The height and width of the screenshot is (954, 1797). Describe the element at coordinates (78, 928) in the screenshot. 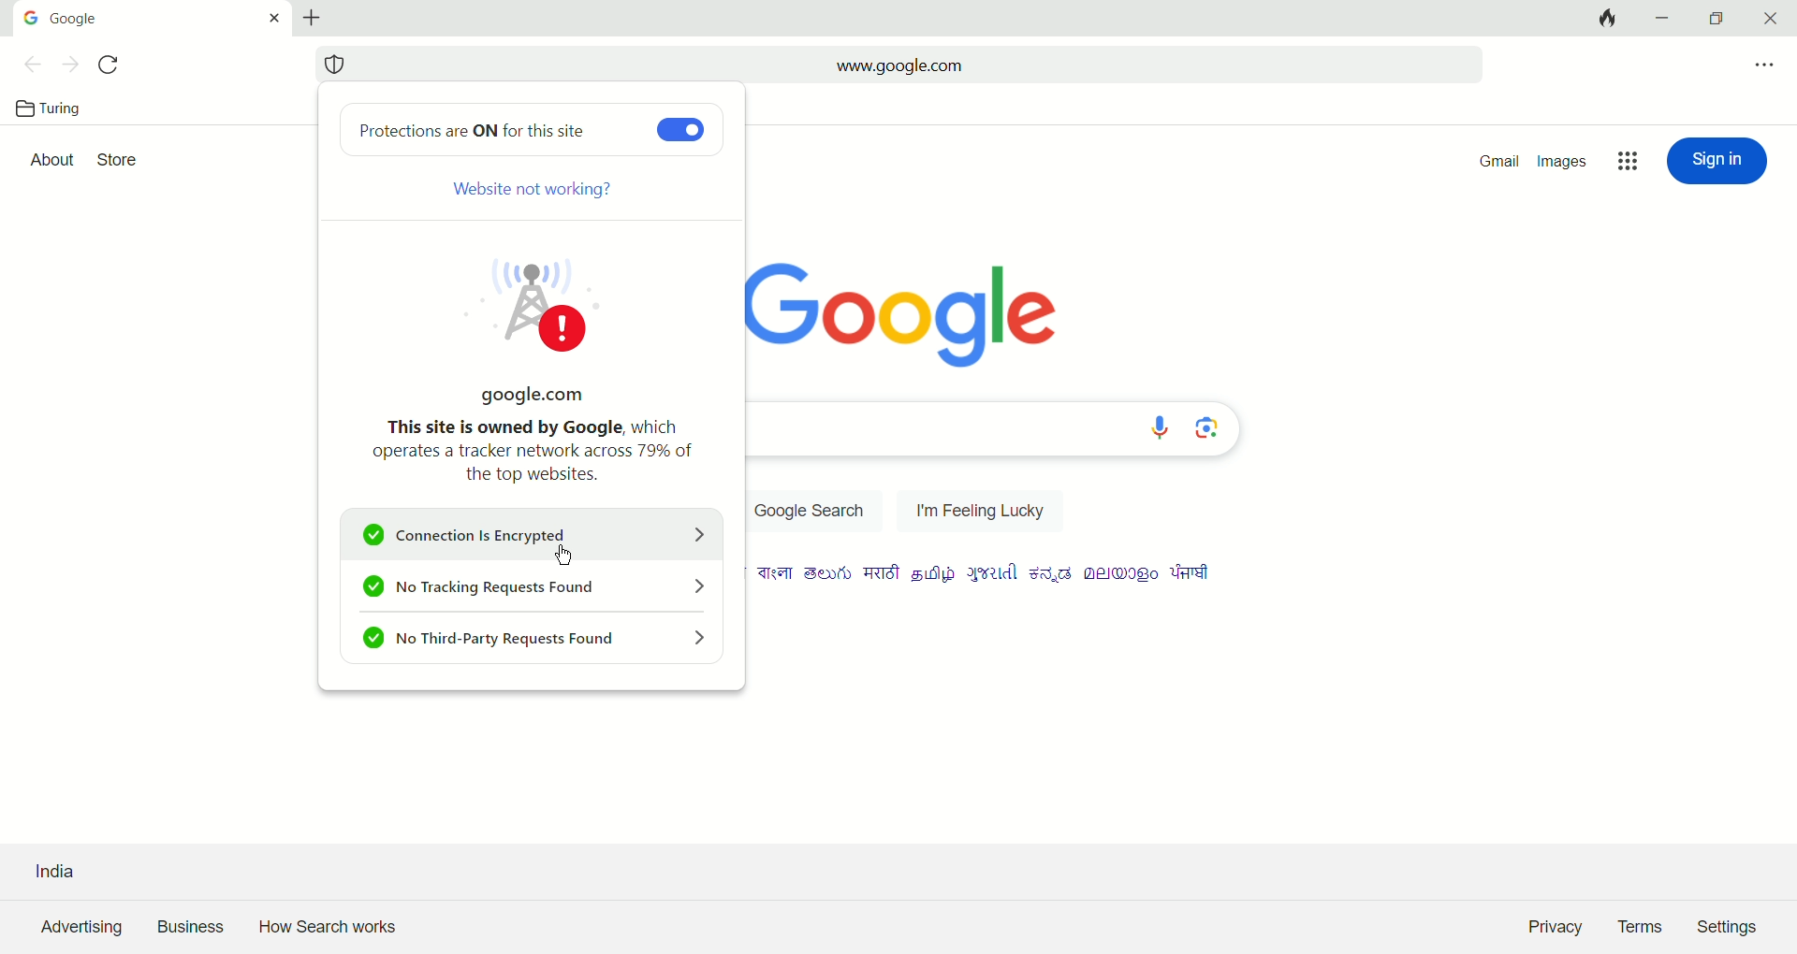

I see `advertising` at that location.